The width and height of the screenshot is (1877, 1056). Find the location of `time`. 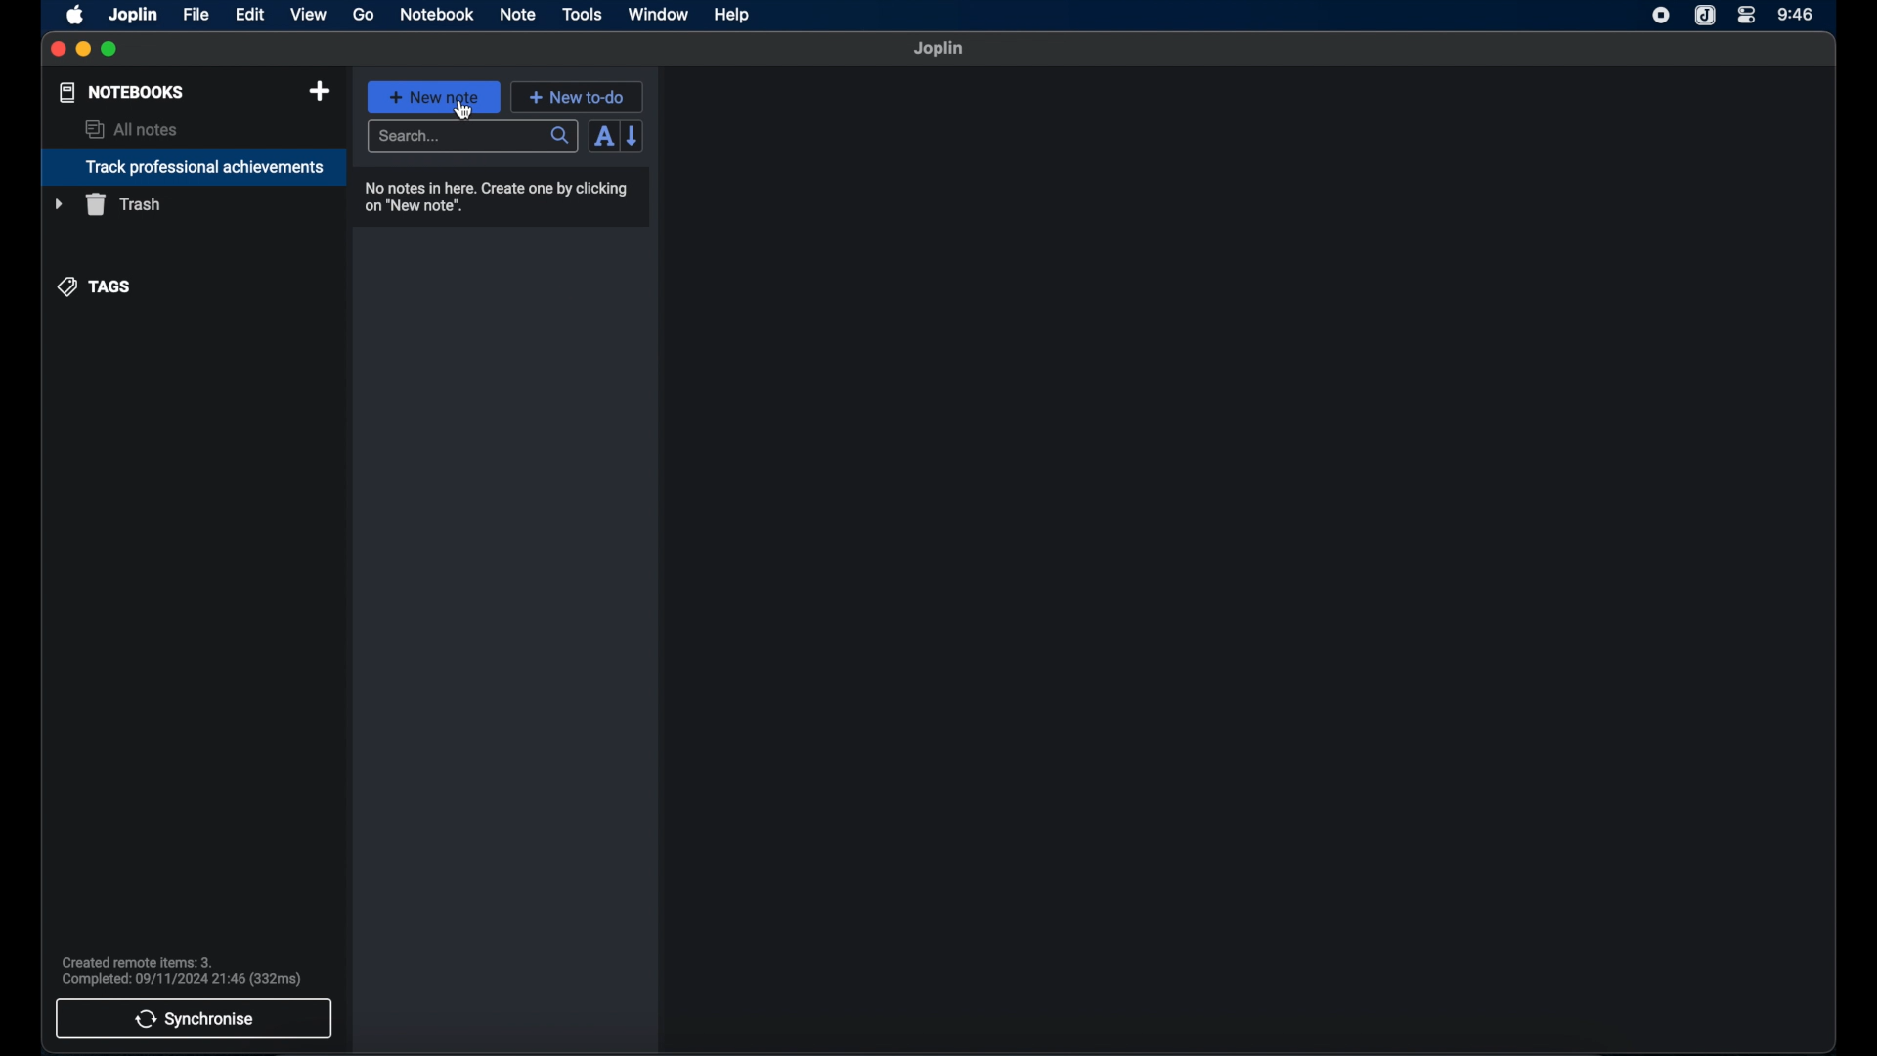

time is located at coordinates (1796, 14).